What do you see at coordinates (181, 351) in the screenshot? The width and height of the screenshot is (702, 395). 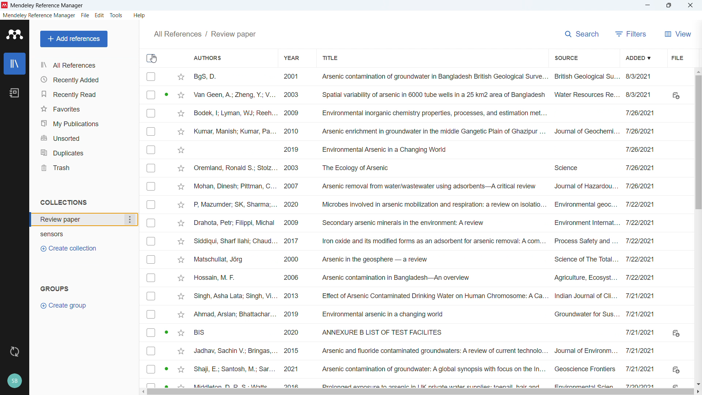 I see `Star mark respective publication` at bounding box center [181, 351].